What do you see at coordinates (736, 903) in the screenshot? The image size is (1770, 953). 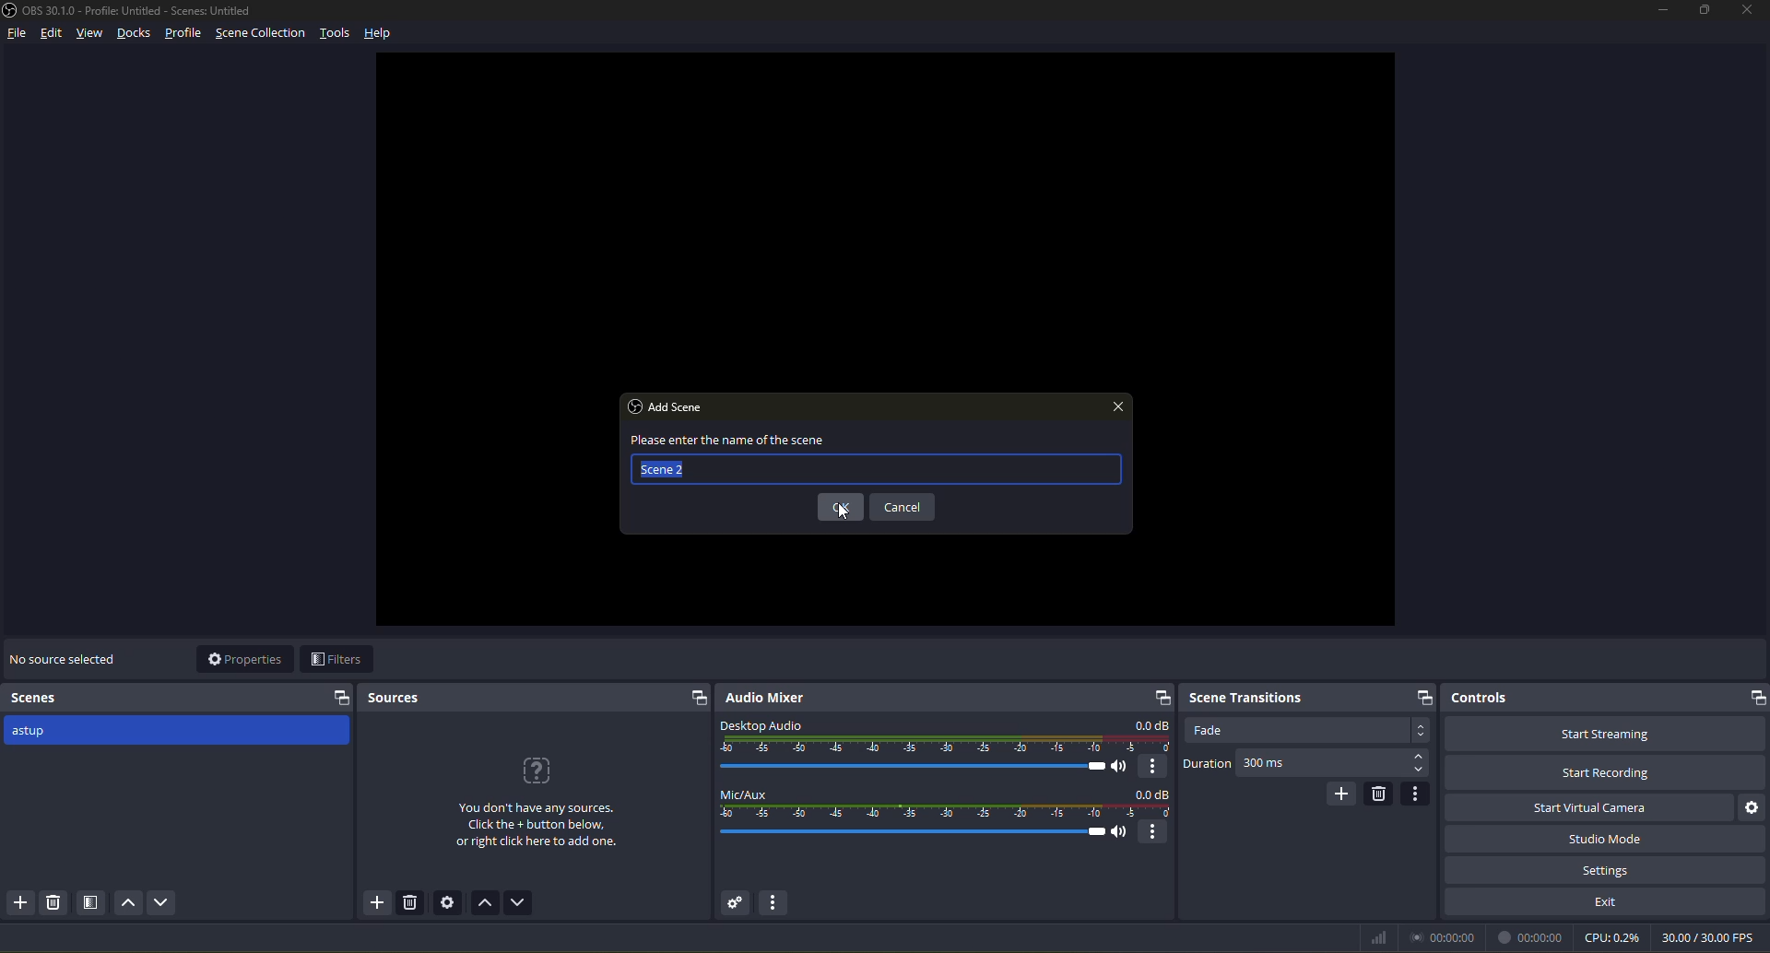 I see `advanced audio properties` at bounding box center [736, 903].